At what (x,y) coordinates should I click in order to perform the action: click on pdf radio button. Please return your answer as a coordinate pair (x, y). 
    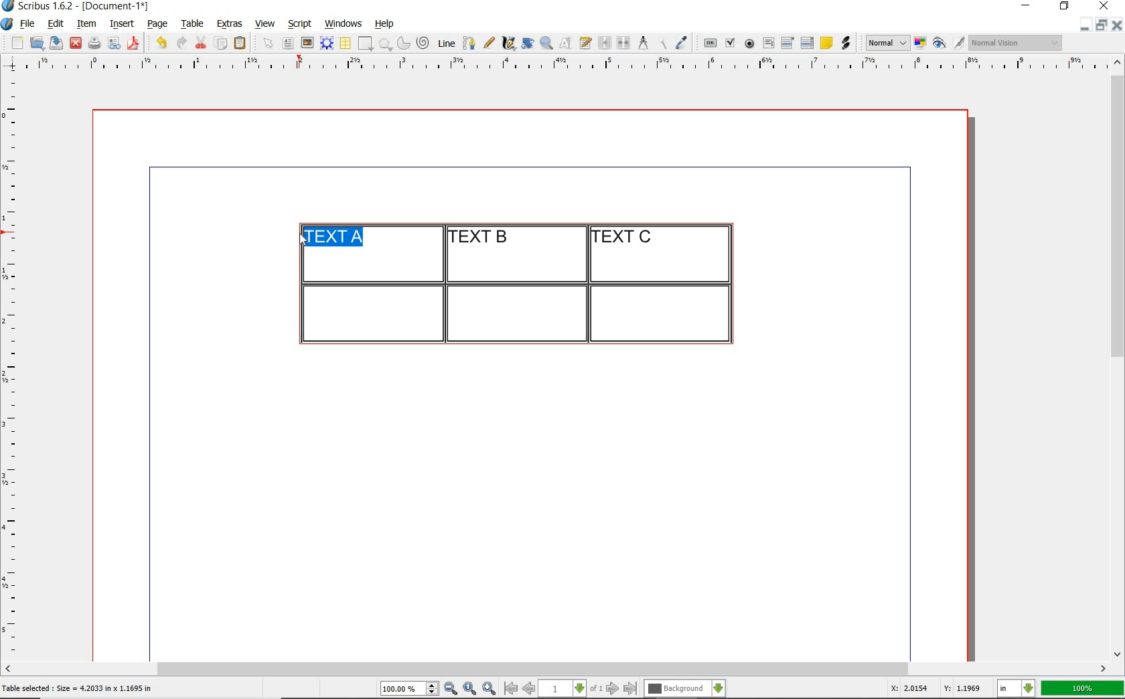
    Looking at the image, I should click on (749, 45).